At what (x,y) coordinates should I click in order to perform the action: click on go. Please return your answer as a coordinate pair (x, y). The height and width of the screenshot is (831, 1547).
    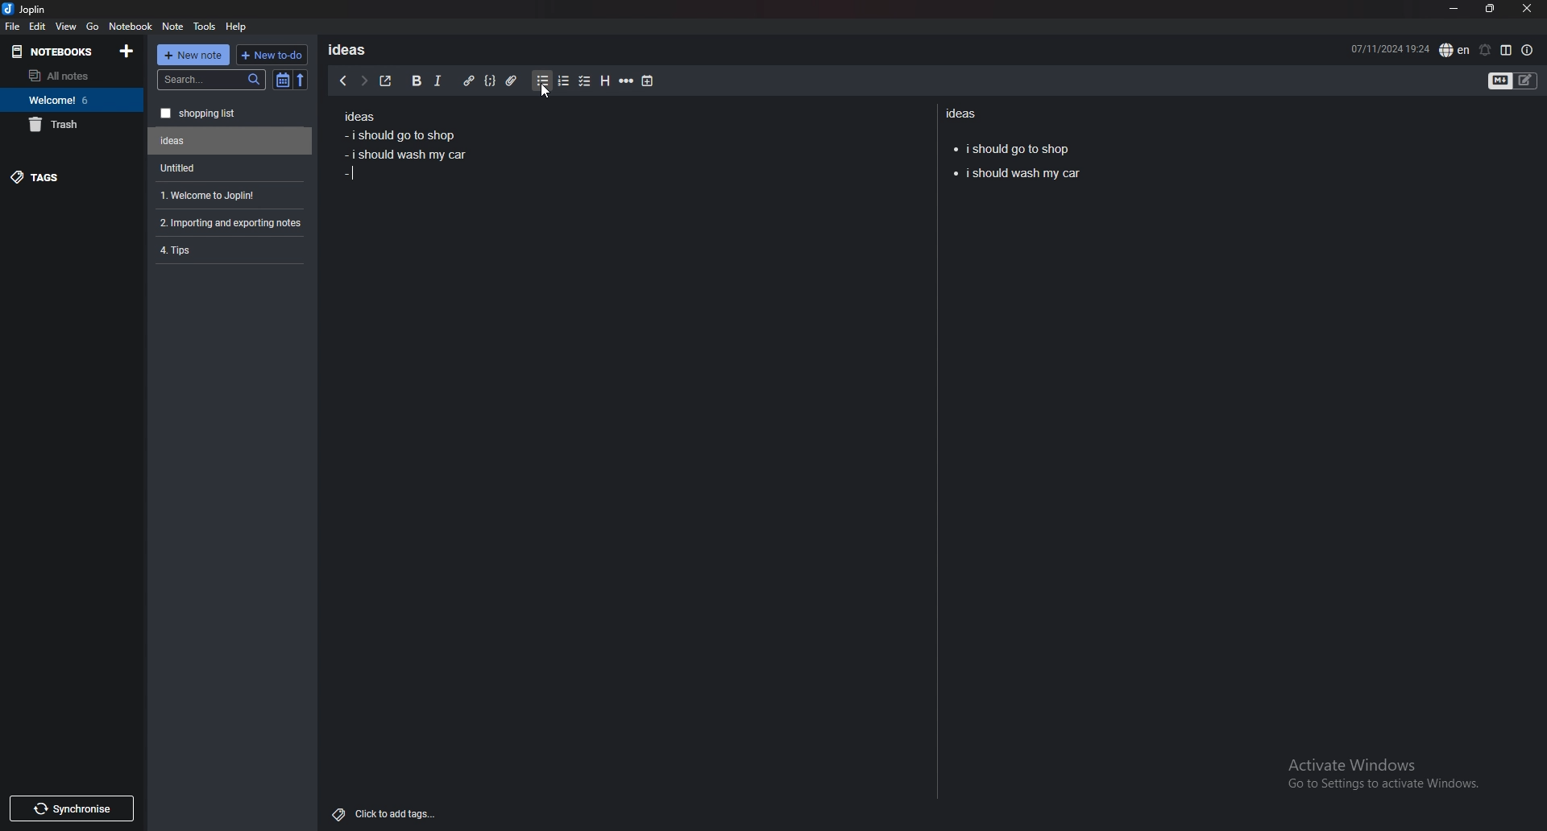
    Looking at the image, I should click on (93, 25).